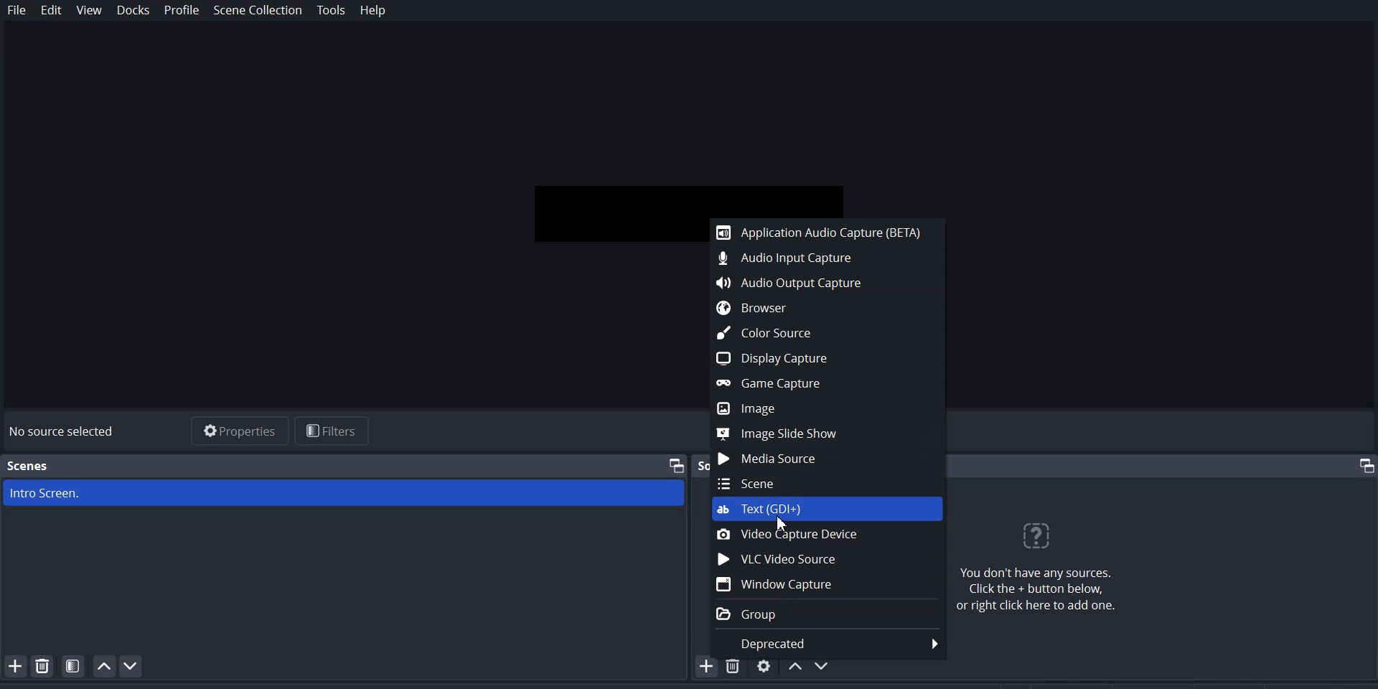 This screenshot has width=1378, height=689. What do you see at coordinates (820, 383) in the screenshot?
I see `Game Capture` at bounding box center [820, 383].